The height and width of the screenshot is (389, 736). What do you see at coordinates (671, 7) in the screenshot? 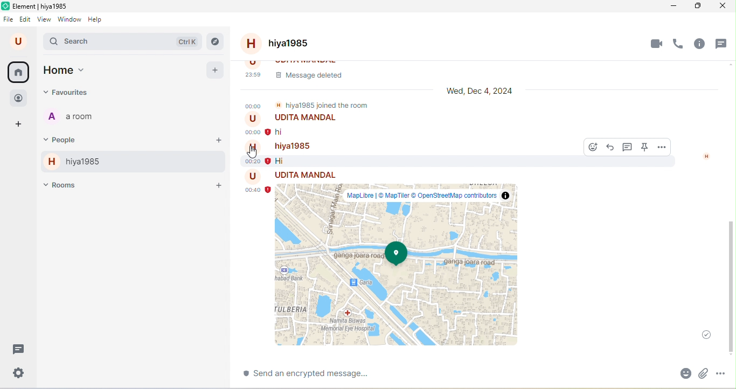
I see `minimize` at bounding box center [671, 7].